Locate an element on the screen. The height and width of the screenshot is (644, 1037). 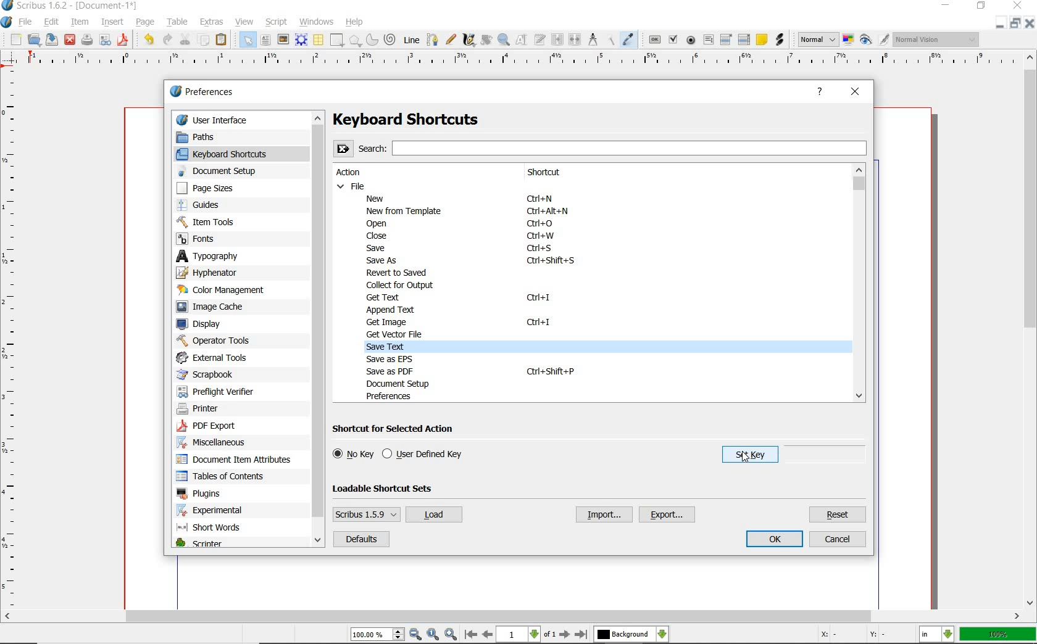
line is located at coordinates (410, 40).